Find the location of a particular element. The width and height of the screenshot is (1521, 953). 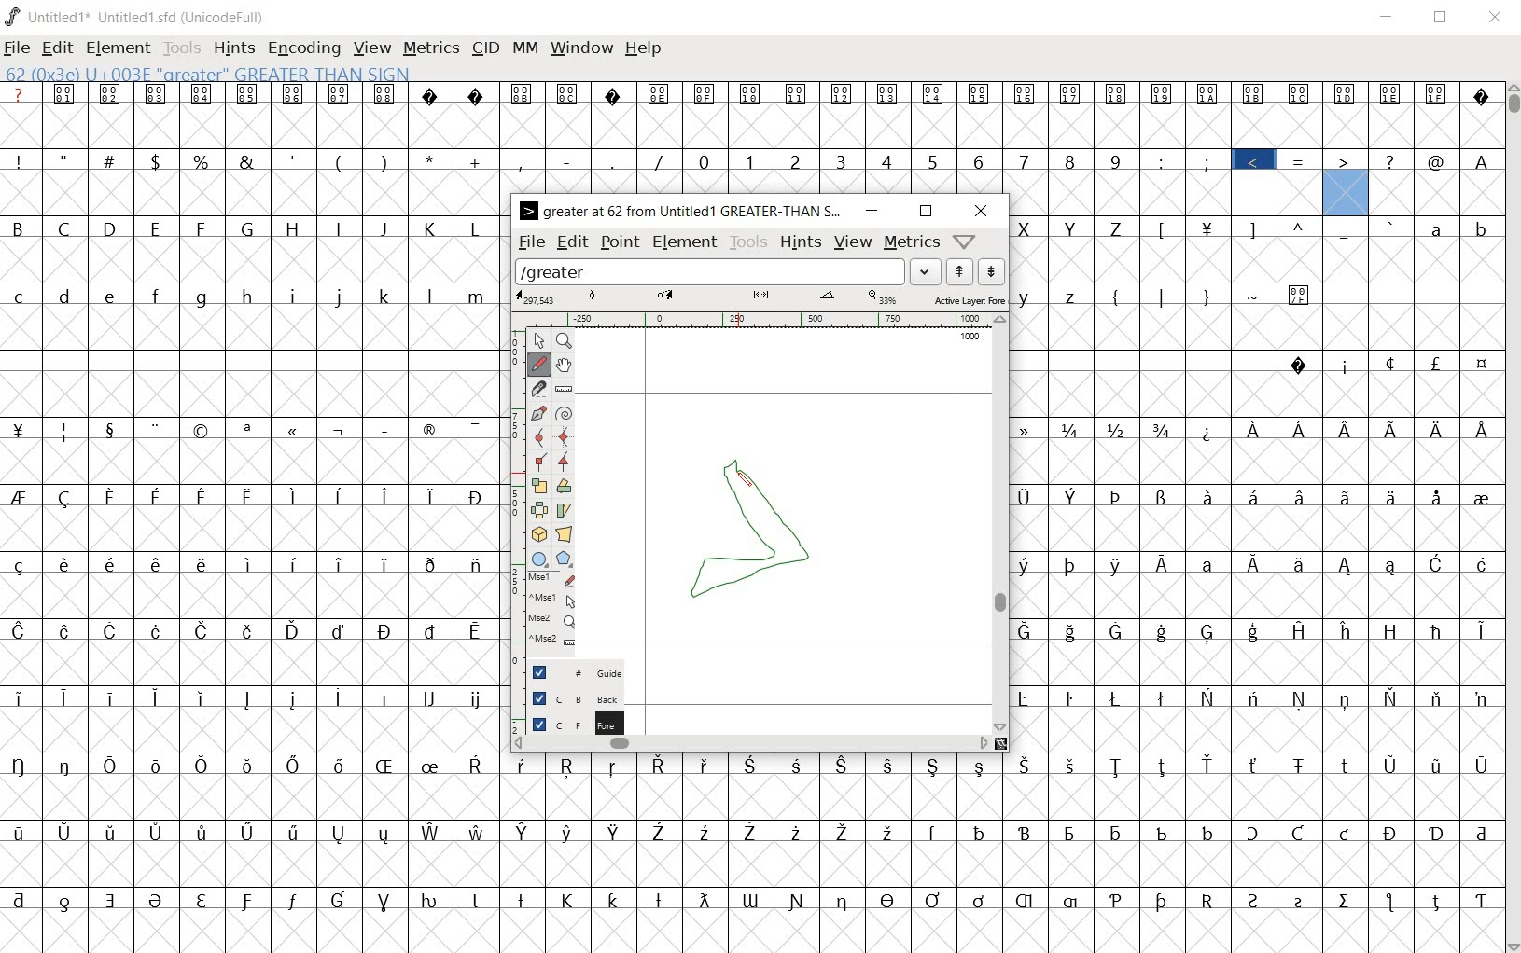

pen tool/CURSOR LOCATION is located at coordinates (743, 478).